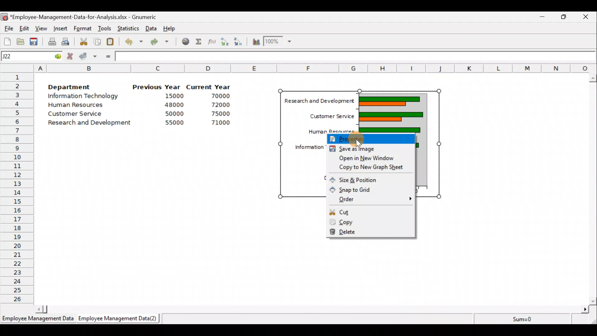  What do you see at coordinates (310, 309) in the screenshot?
I see `Scroll bar` at bounding box center [310, 309].